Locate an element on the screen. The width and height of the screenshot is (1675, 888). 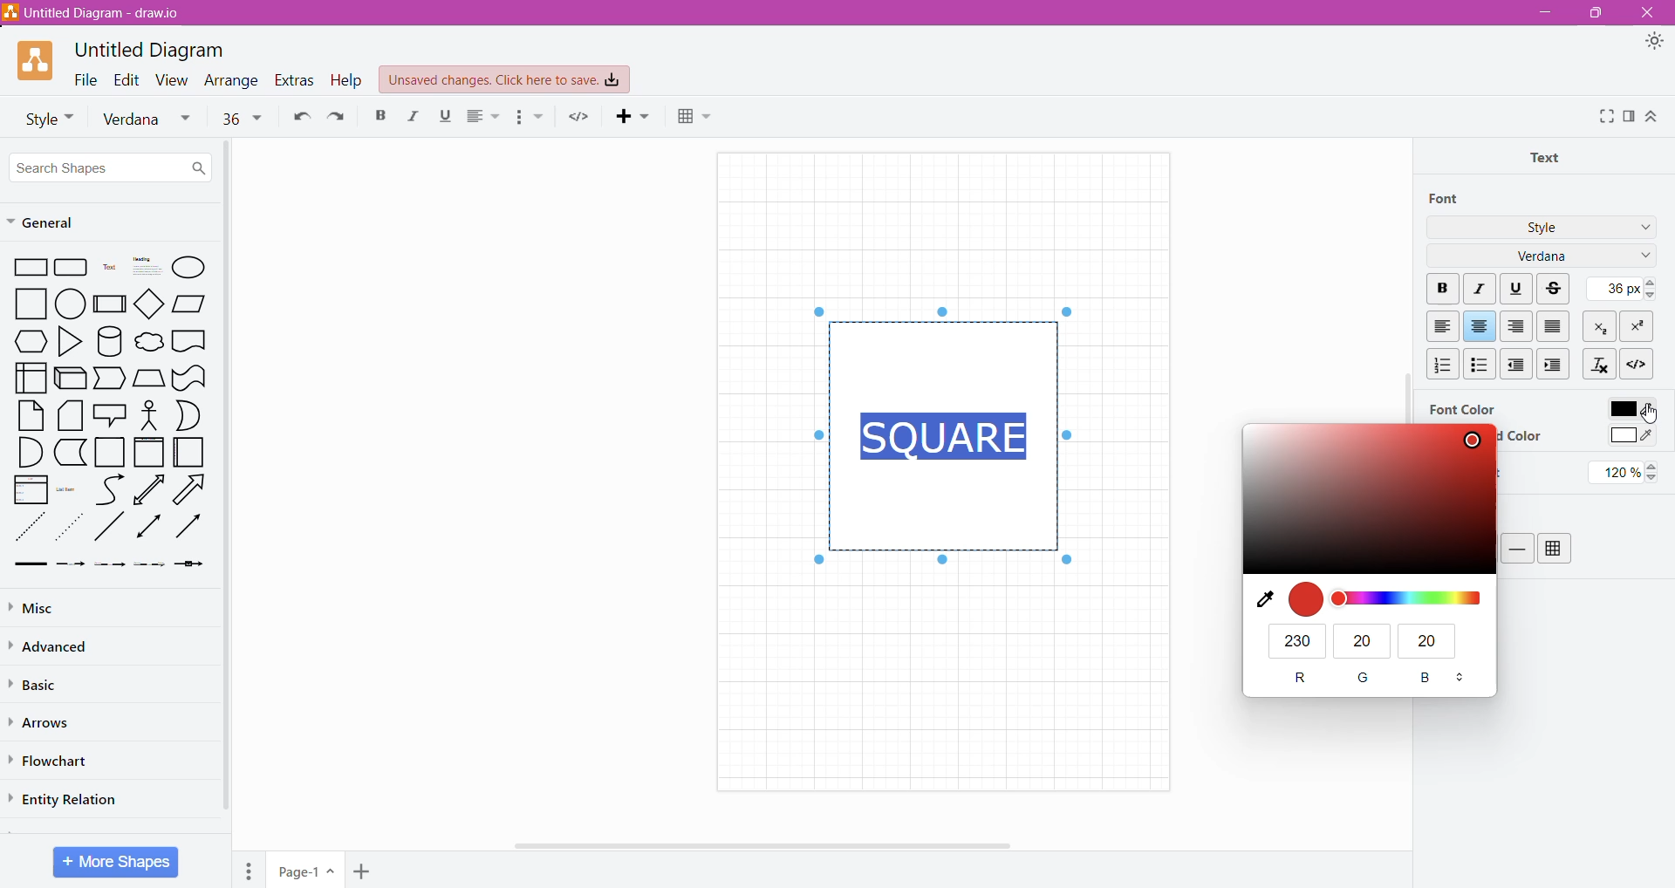
Arrow with a Box is located at coordinates (188, 564).